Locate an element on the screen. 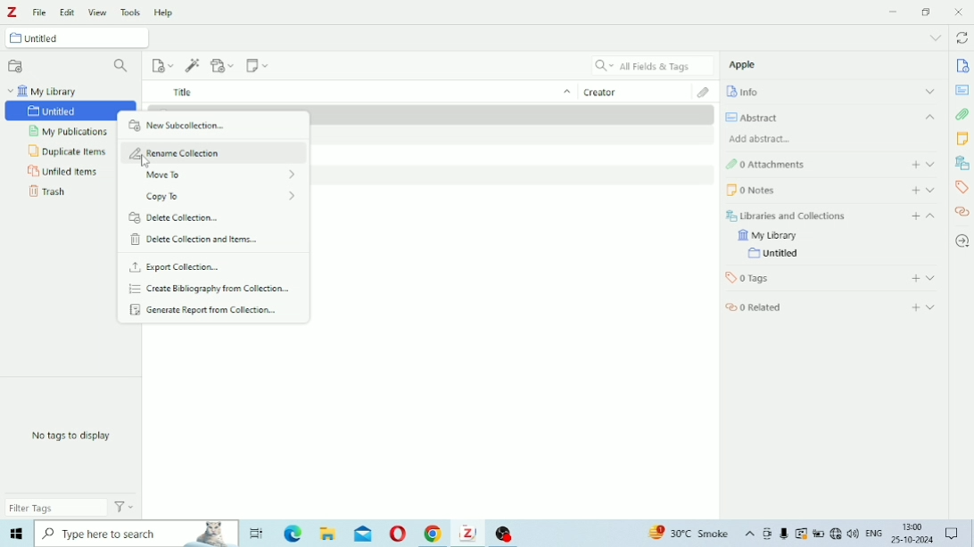  Info is located at coordinates (963, 67).